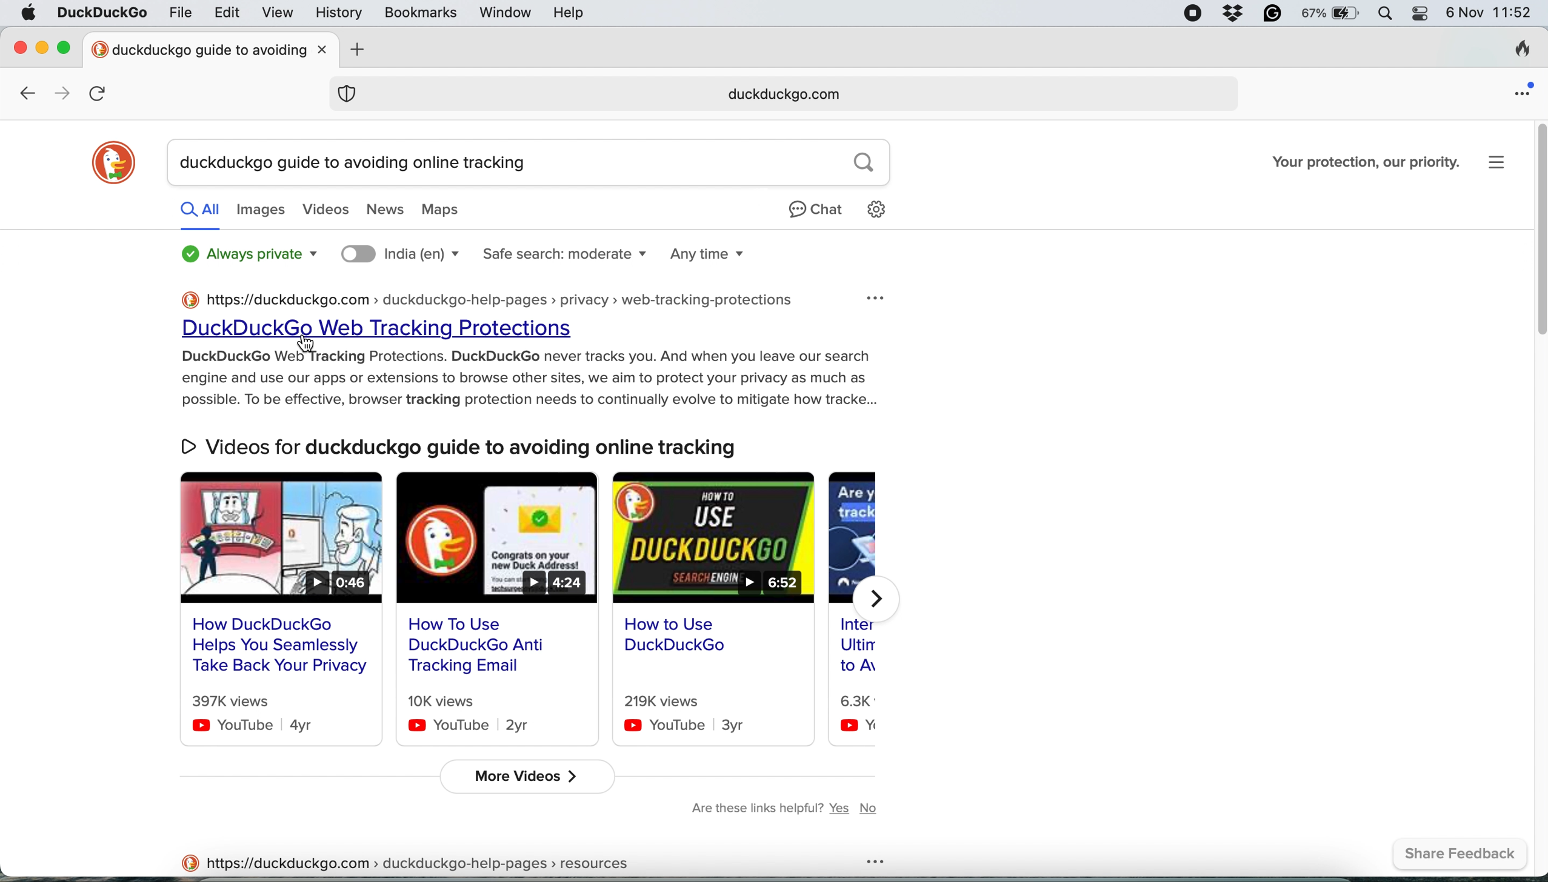  What do you see at coordinates (712, 545) in the screenshot?
I see `video` at bounding box center [712, 545].